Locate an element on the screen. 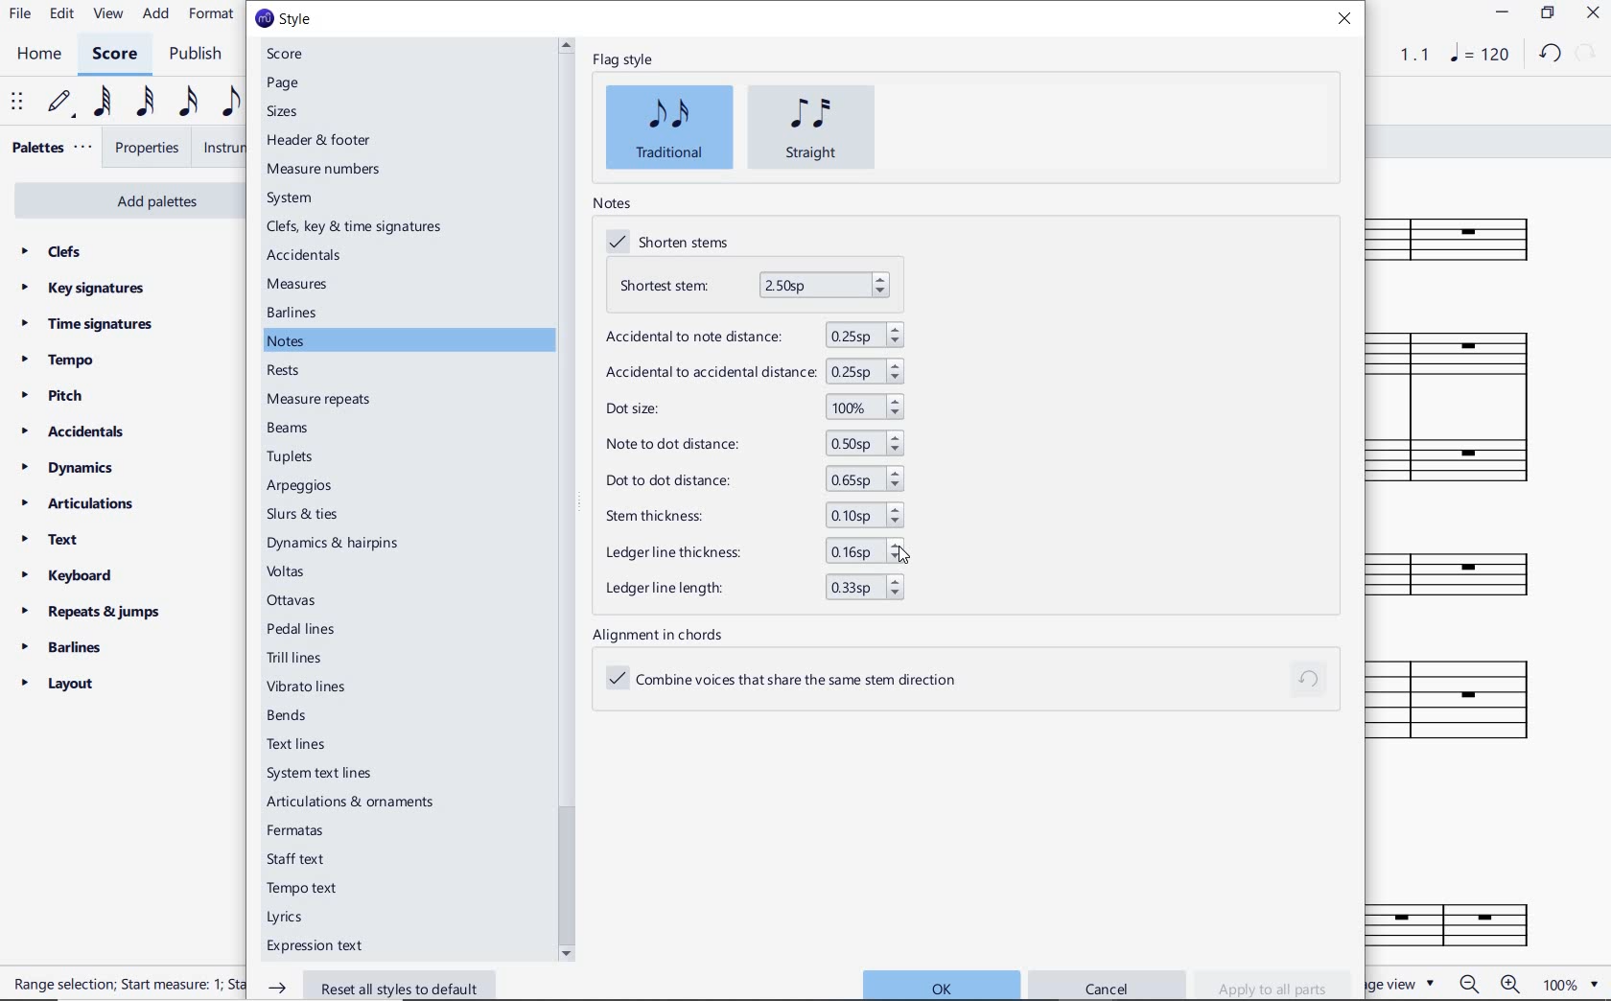  palettes is located at coordinates (50, 151).